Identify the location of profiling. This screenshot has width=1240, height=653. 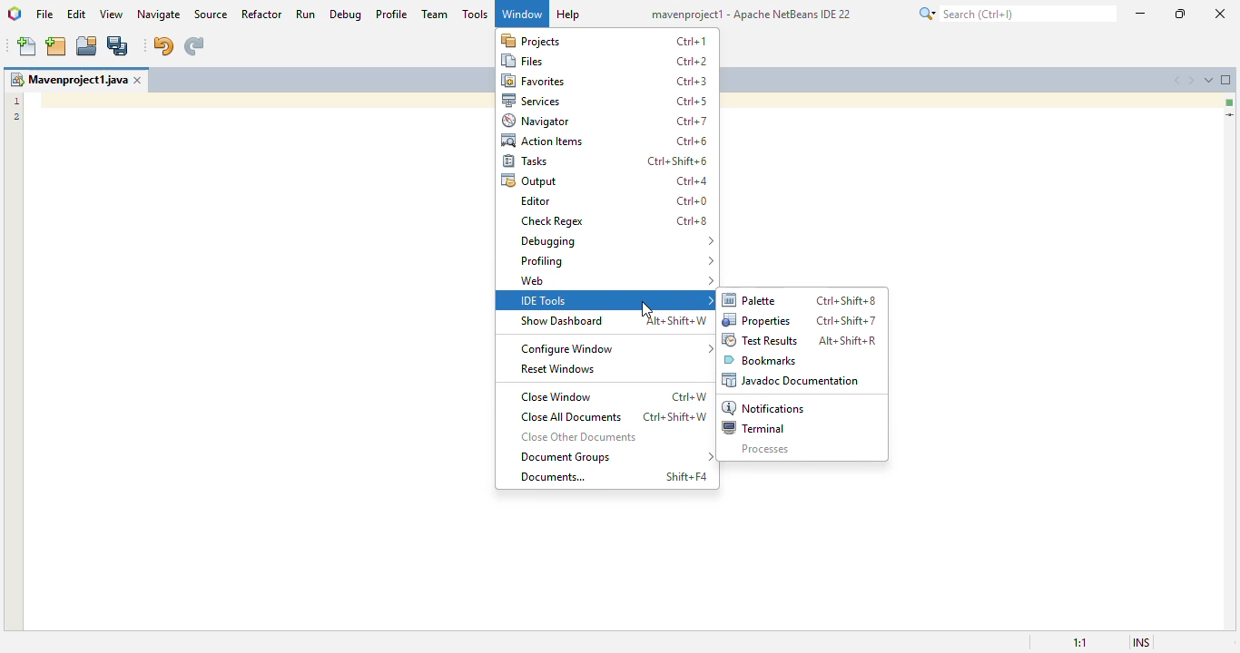
(617, 260).